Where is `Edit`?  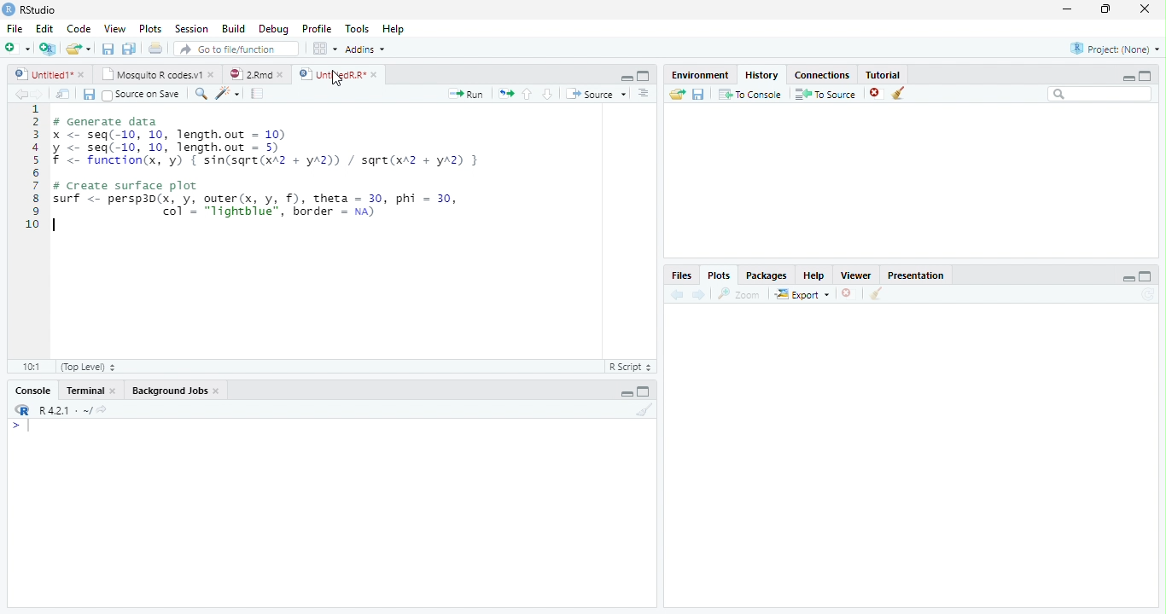 Edit is located at coordinates (44, 28).